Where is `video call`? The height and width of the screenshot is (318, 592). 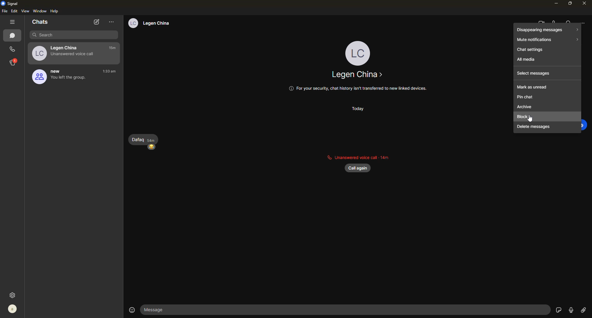
video call is located at coordinates (540, 20).